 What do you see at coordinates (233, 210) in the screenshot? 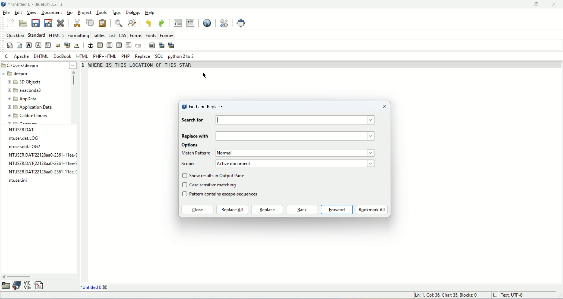
I see `replace all` at bounding box center [233, 210].